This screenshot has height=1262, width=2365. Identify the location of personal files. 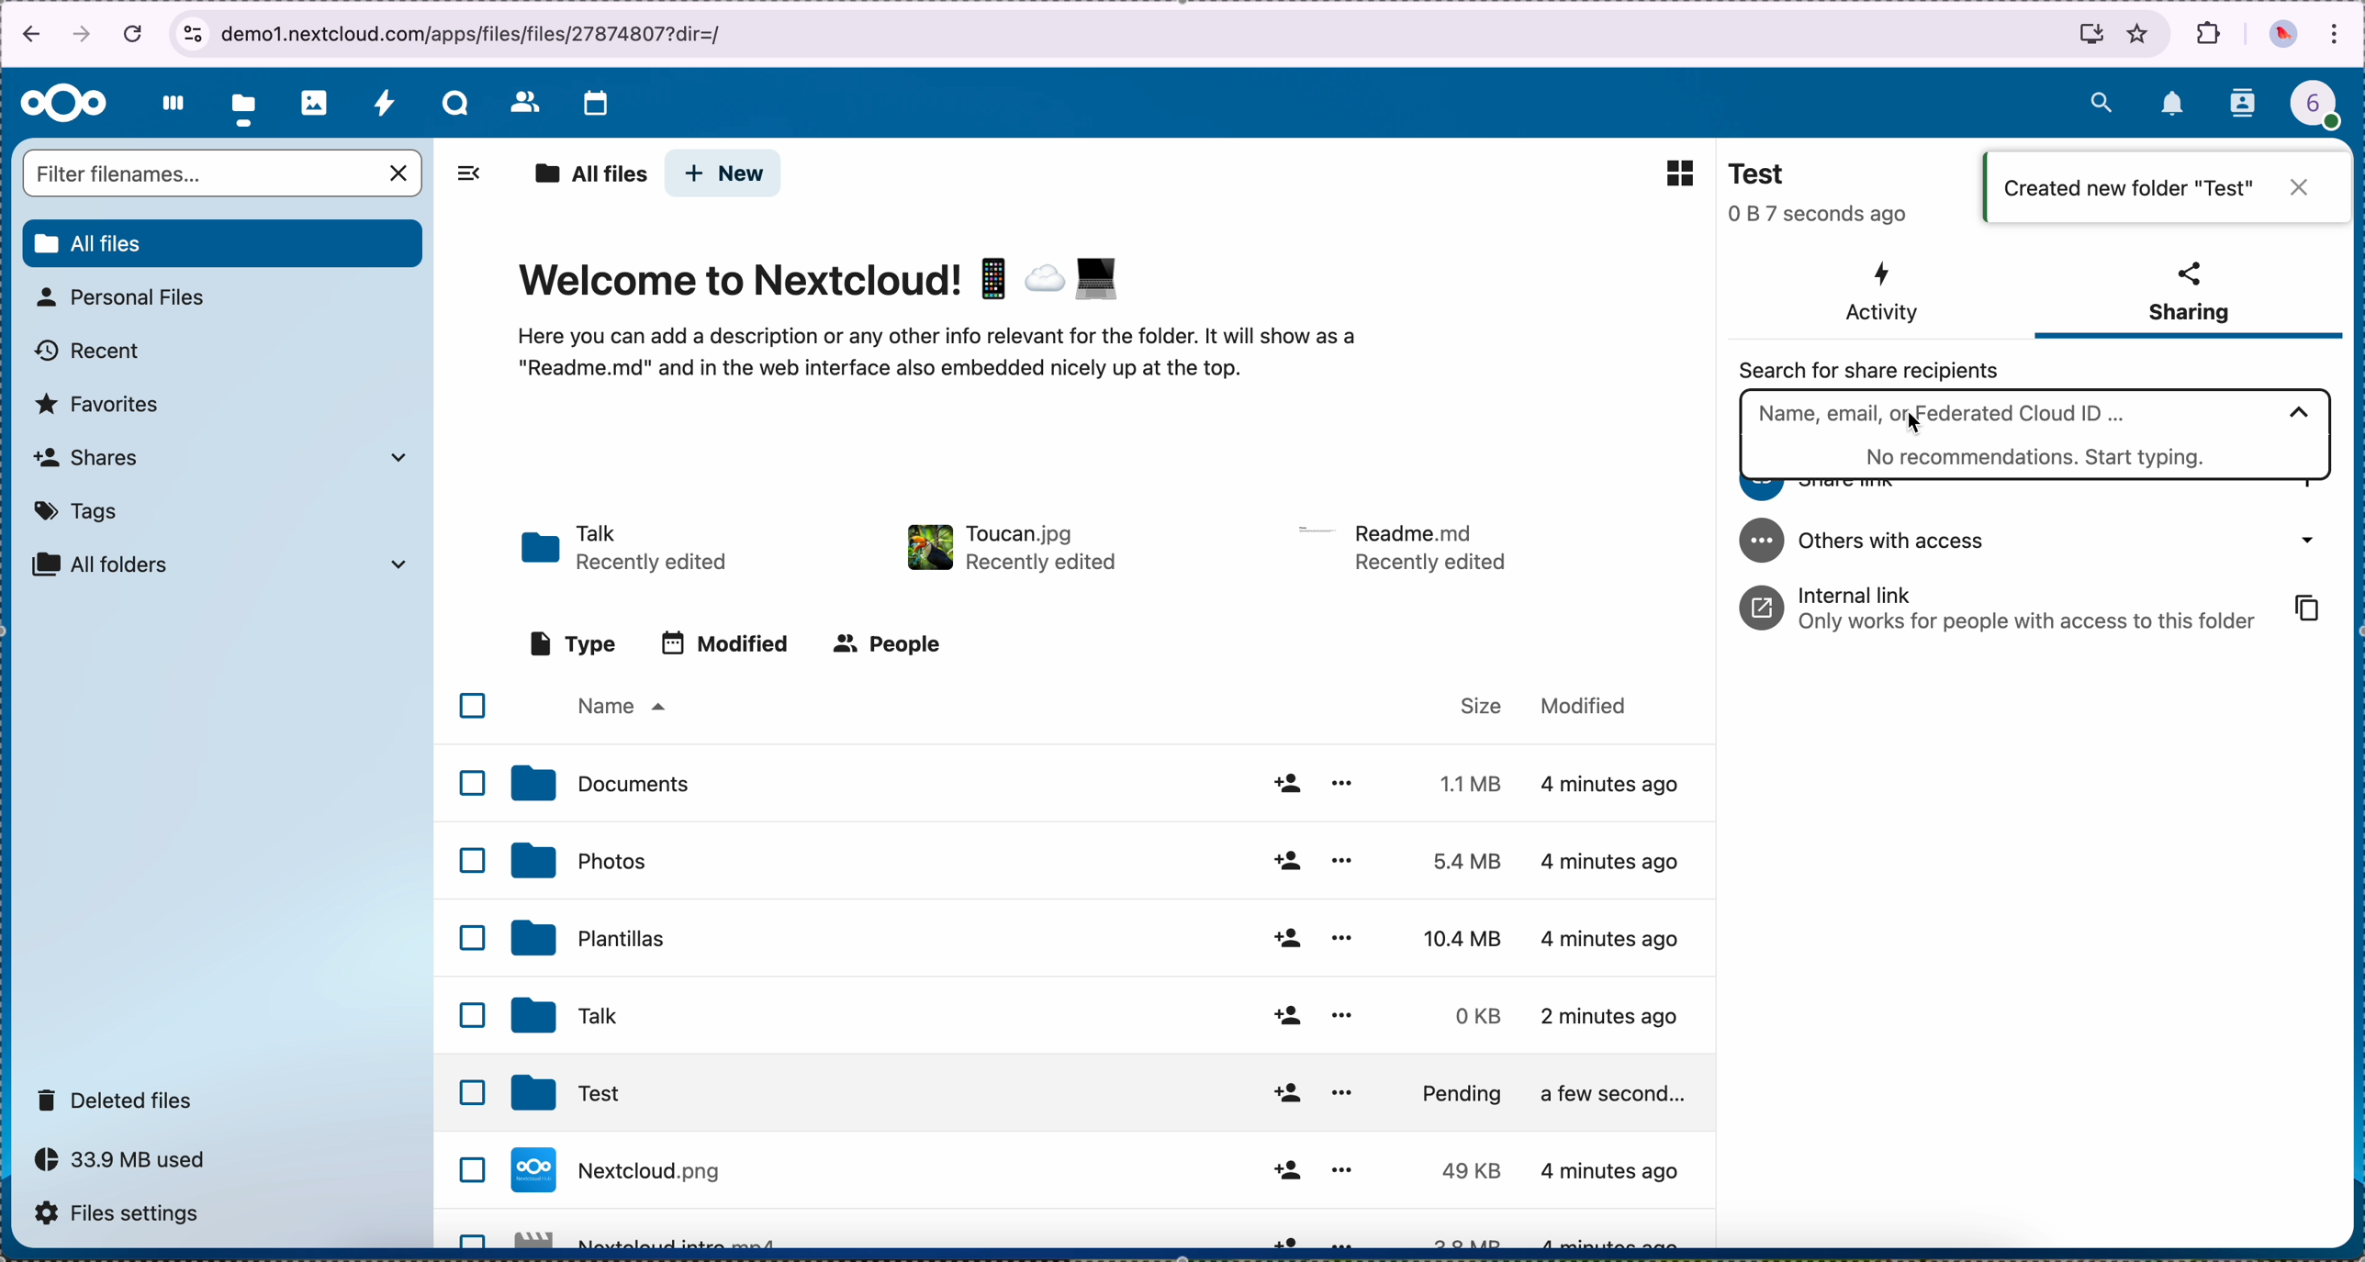
(127, 297).